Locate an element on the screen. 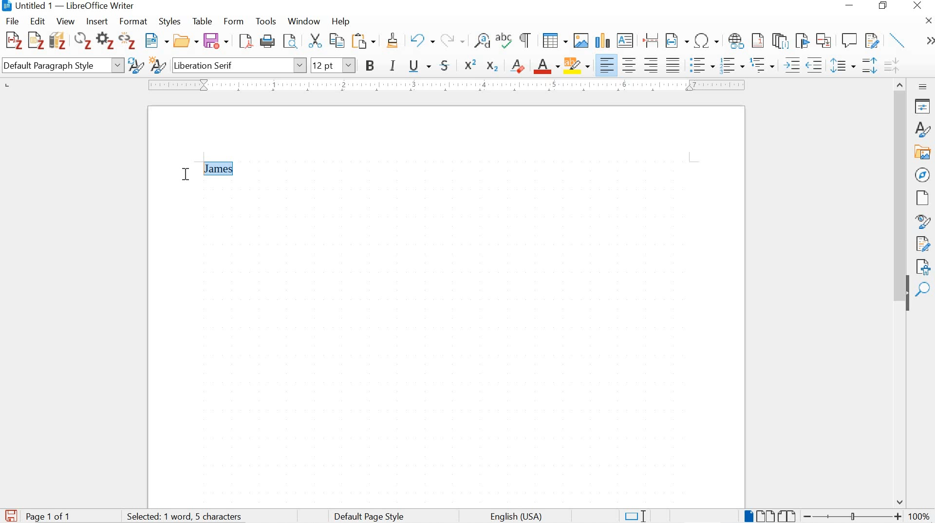  align left is located at coordinates (608, 65).